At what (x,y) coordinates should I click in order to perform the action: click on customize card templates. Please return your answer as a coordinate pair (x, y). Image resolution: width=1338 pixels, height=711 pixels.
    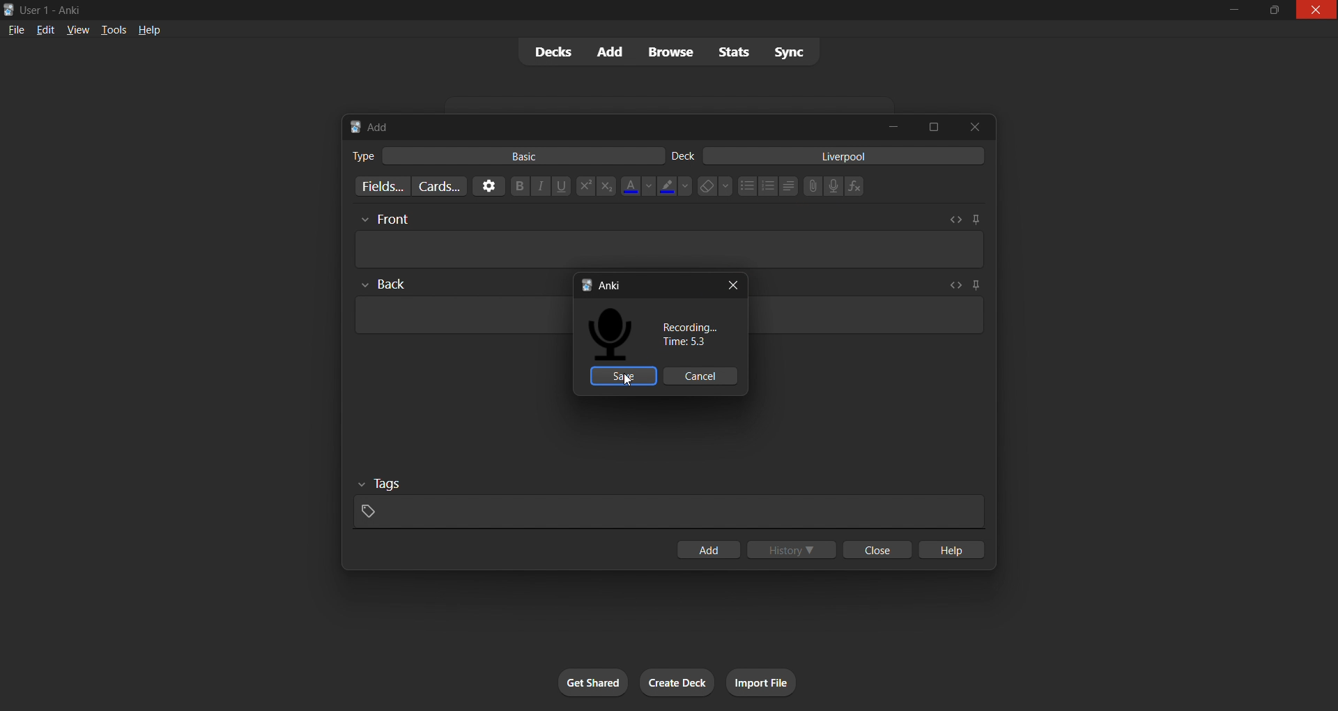
    Looking at the image, I should click on (440, 188).